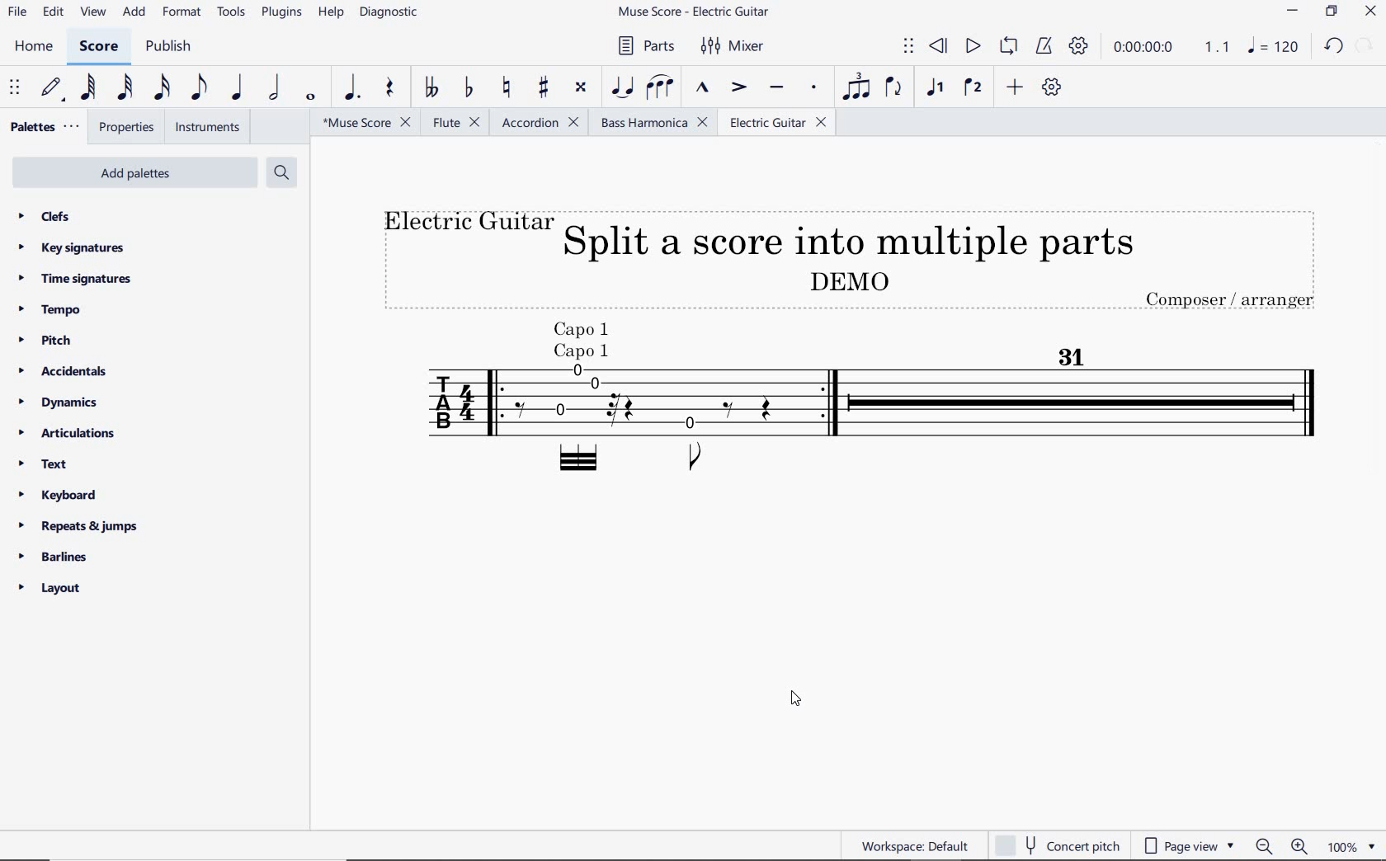 This screenshot has height=861, width=1386. Describe the element at coordinates (13, 87) in the screenshot. I see `select to move` at that location.